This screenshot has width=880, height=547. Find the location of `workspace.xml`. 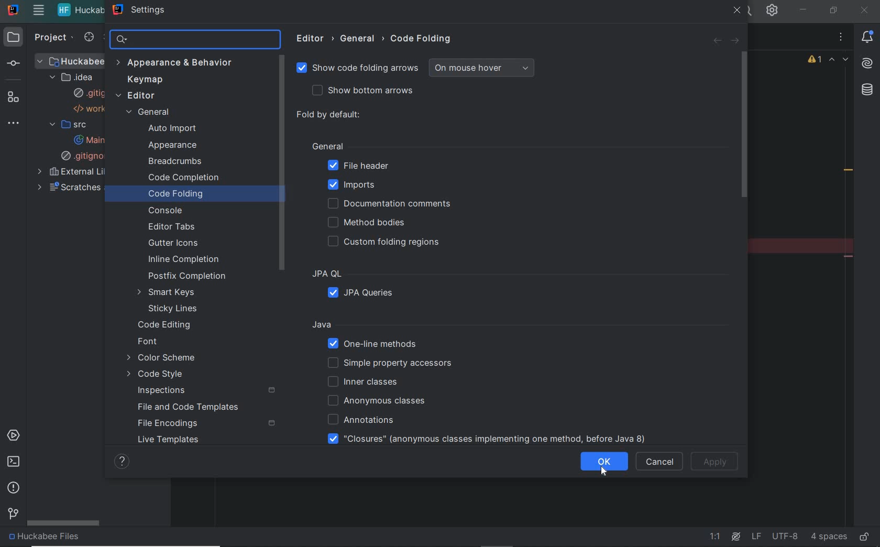

workspace.xml is located at coordinates (92, 110).